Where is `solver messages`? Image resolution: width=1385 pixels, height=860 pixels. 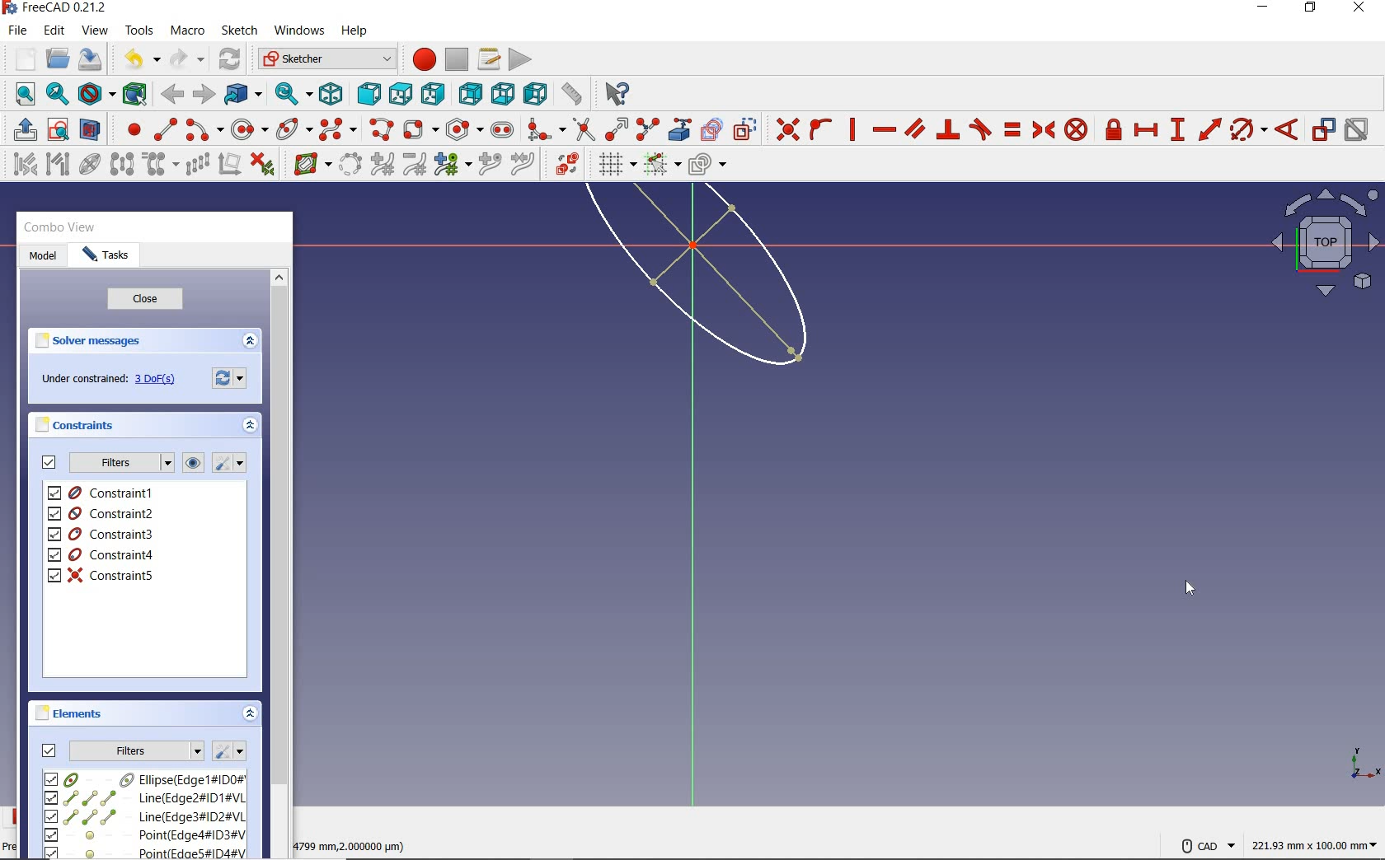
solver messages is located at coordinates (89, 341).